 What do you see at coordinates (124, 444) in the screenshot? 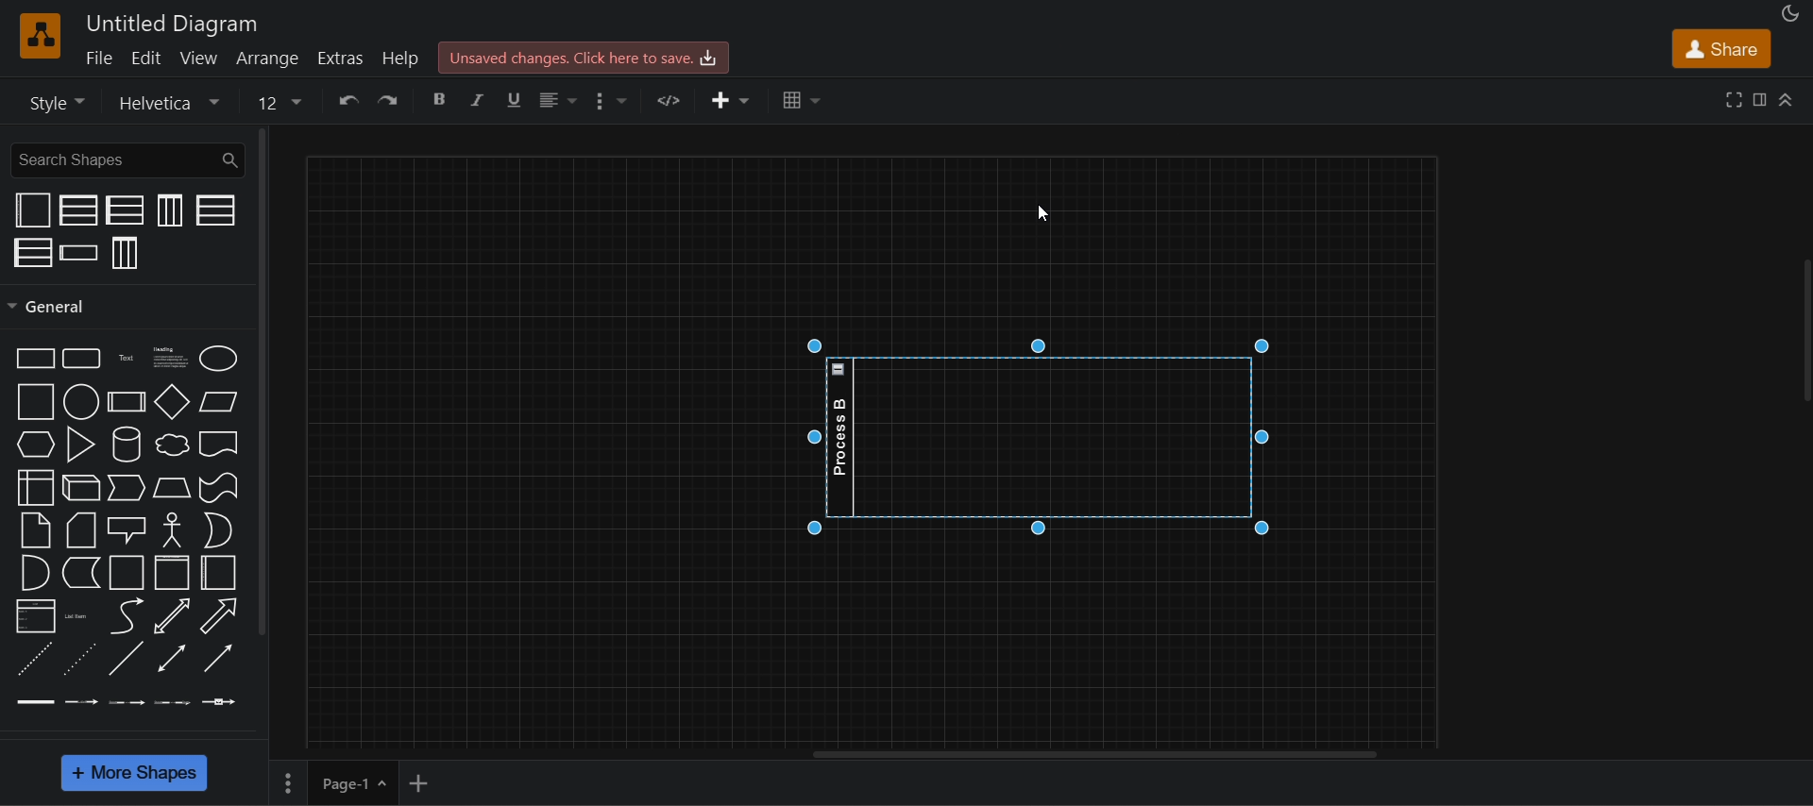
I see `cylinder` at bounding box center [124, 444].